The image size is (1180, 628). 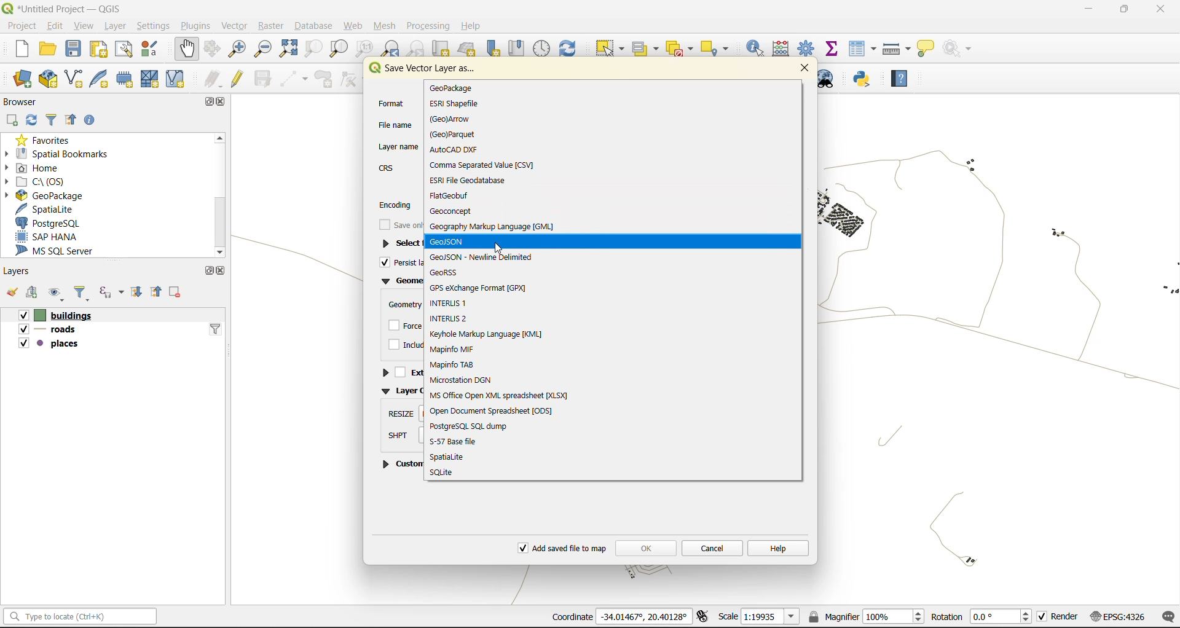 I want to click on filter, so click(x=215, y=329).